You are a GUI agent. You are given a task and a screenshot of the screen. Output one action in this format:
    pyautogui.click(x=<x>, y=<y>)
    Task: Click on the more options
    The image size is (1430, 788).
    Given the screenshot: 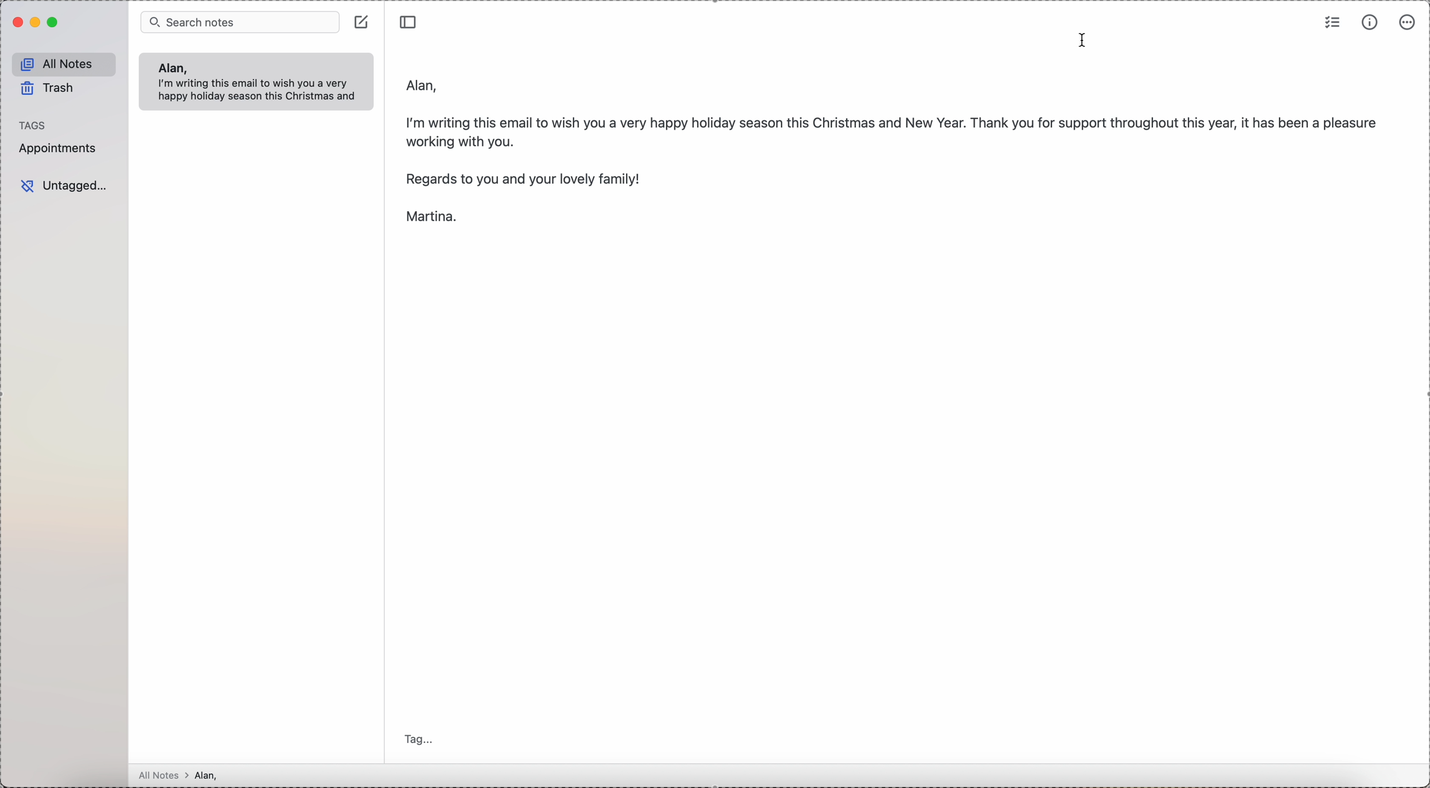 What is the action you would take?
    pyautogui.click(x=1408, y=22)
    